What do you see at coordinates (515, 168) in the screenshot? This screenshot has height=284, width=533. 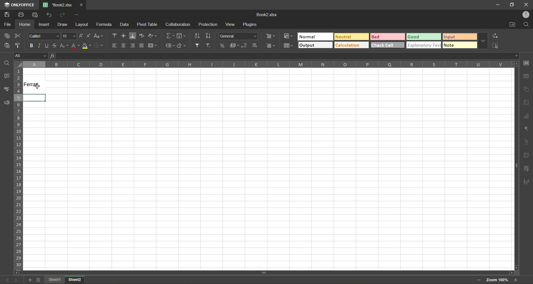 I see `Scrollbar` at bounding box center [515, 168].